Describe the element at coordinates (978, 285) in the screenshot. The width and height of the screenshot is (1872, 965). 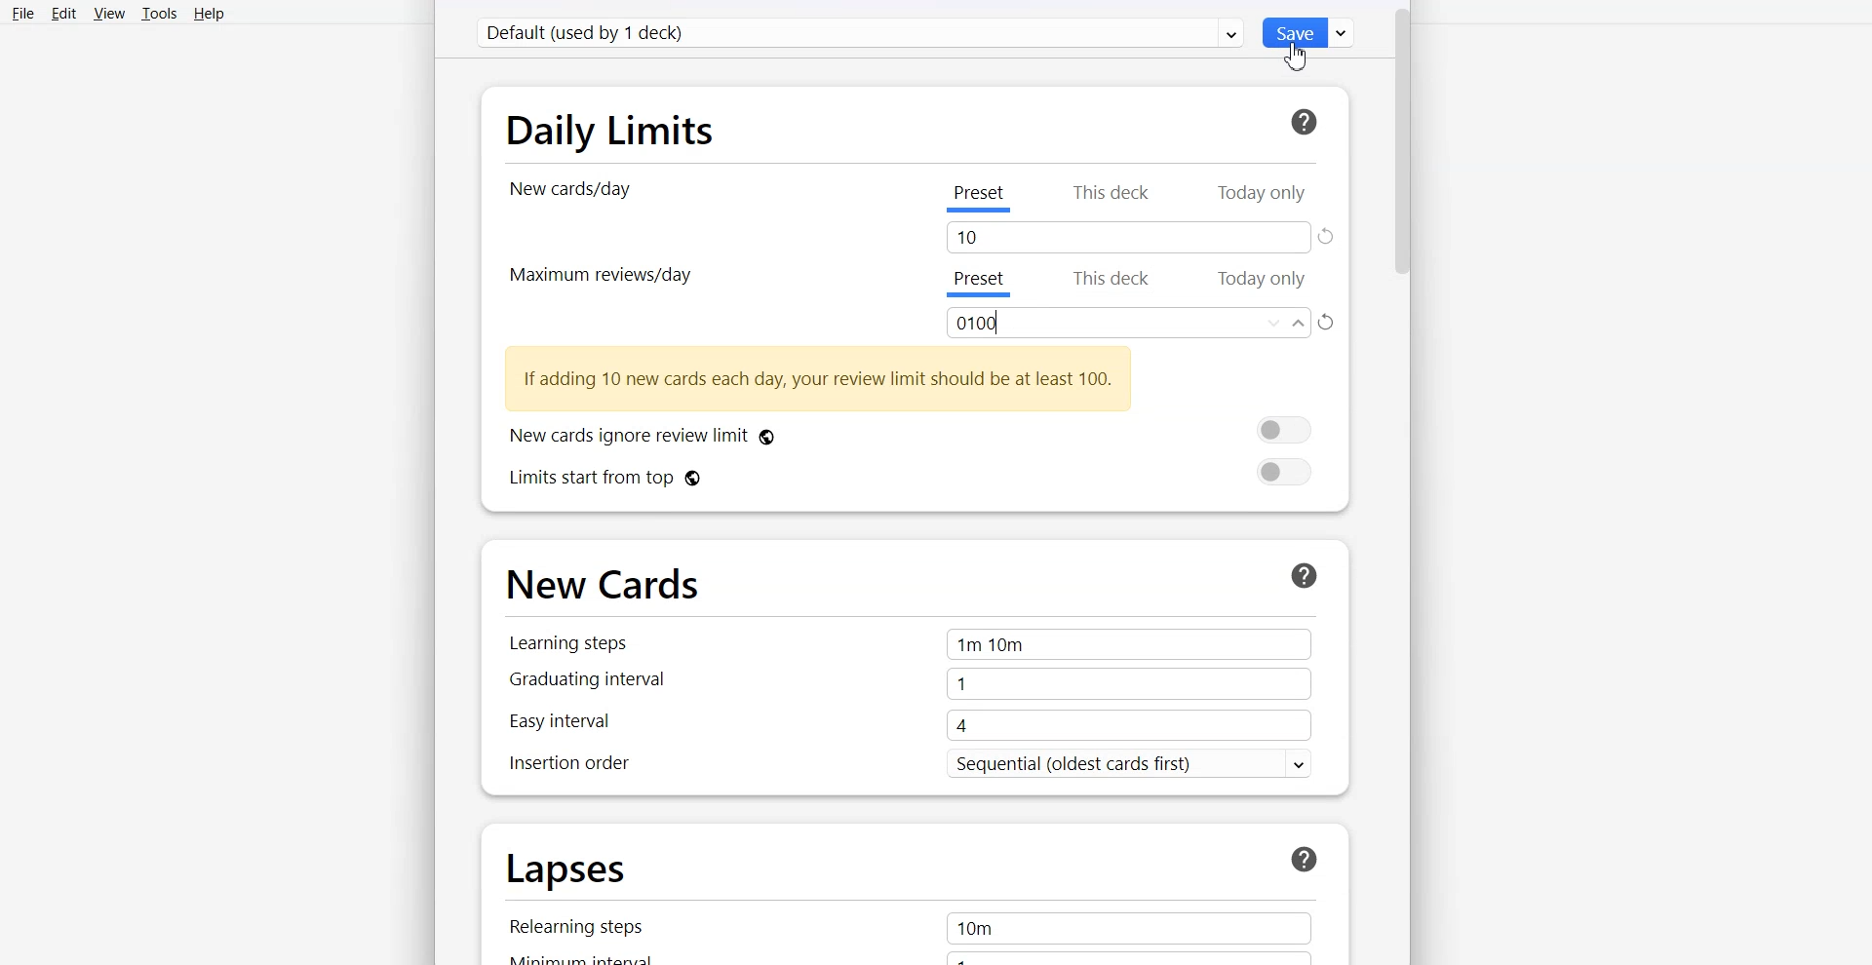
I see `Preset` at that location.